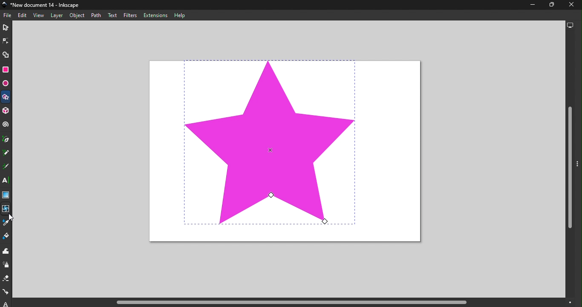  Describe the element at coordinates (155, 15) in the screenshot. I see `Extensions` at that location.